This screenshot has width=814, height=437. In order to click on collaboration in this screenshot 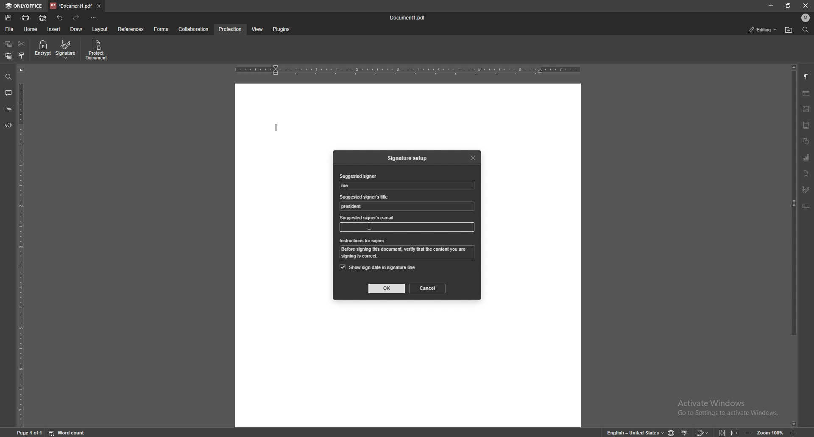, I will do `click(195, 29)`.